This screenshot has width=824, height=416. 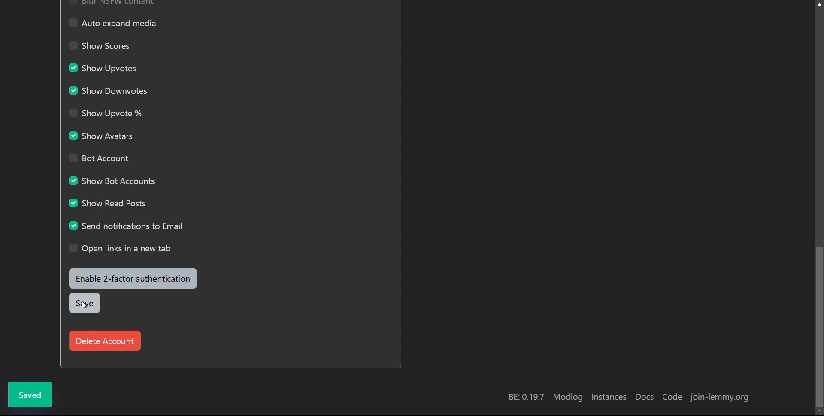 I want to click on auto expand media, so click(x=112, y=23).